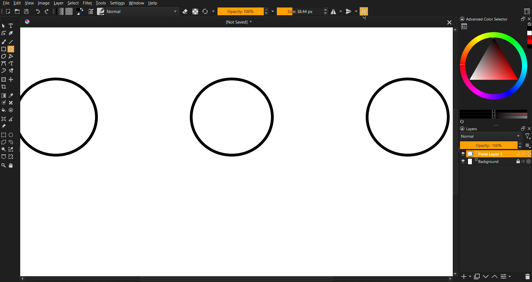 The width and height of the screenshot is (532, 282). I want to click on Save, so click(28, 12).